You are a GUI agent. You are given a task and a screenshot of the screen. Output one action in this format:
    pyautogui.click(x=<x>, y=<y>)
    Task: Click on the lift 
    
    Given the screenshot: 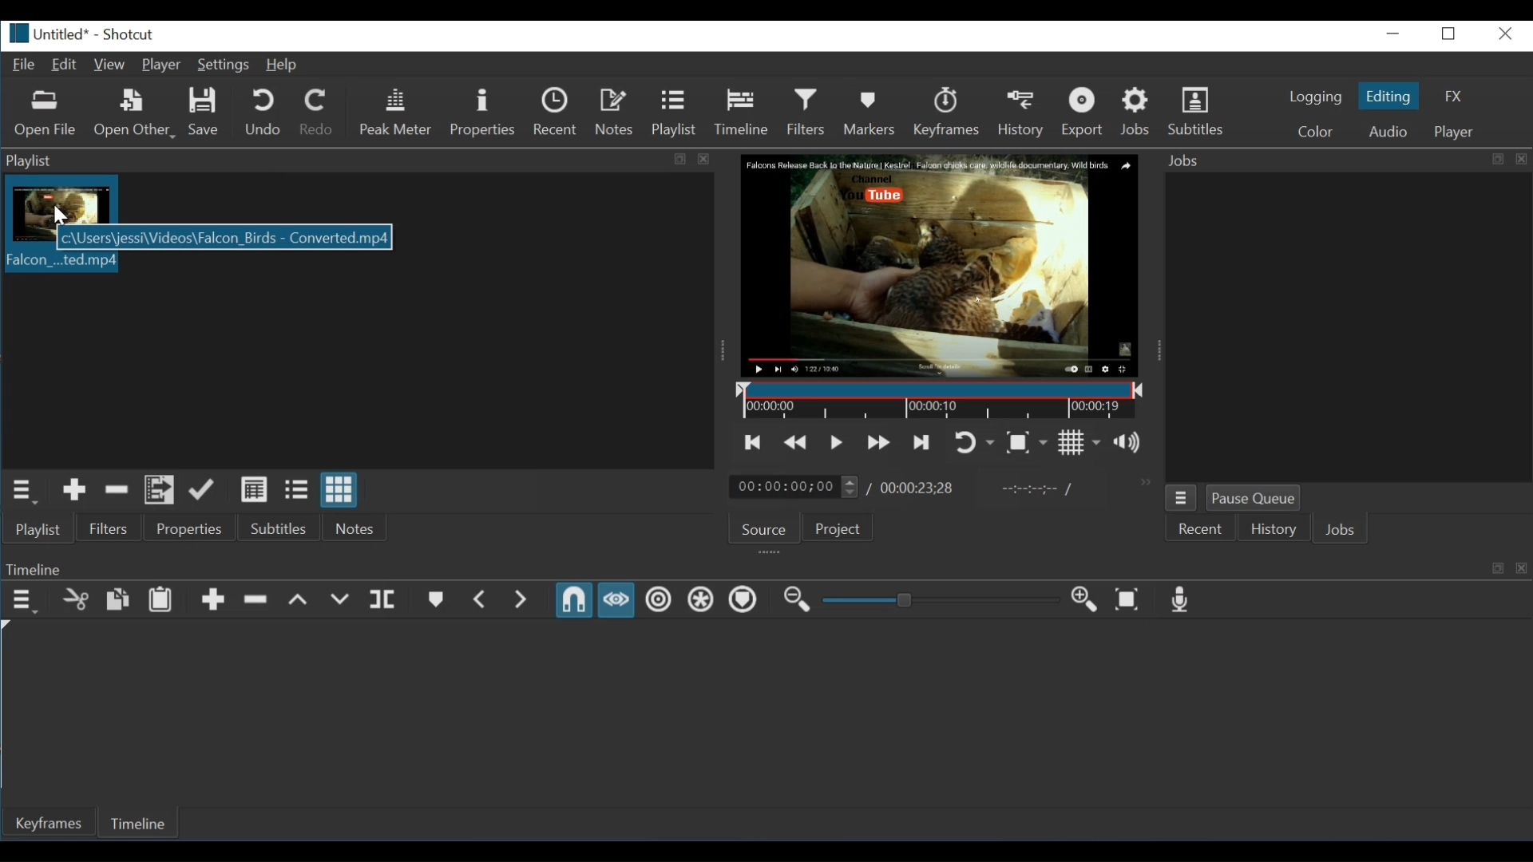 What is the action you would take?
    pyautogui.click(x=299, y=600)
    